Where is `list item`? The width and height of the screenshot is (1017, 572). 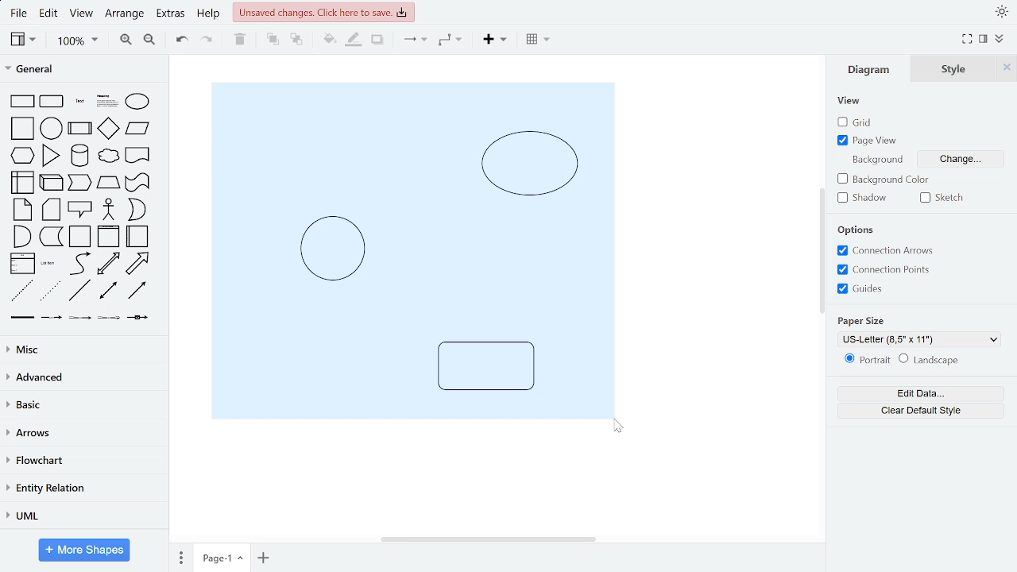
list item is located at coordinates (49, 264).